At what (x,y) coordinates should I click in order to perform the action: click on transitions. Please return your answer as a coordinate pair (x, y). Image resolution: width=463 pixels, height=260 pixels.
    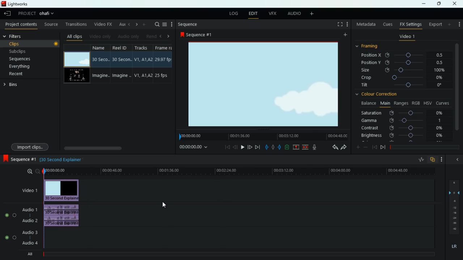
    Looking at the image, I should click on (75, 24).